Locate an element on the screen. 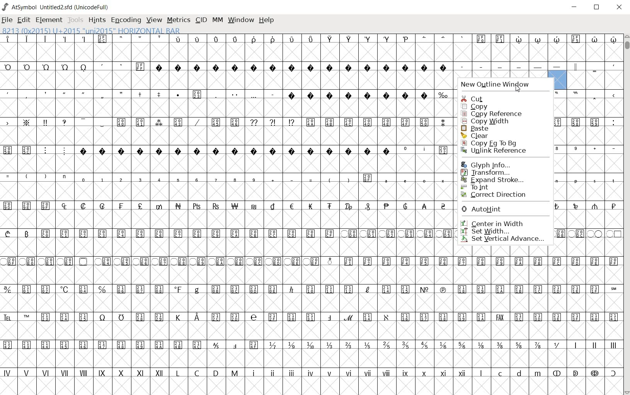 Image resolution: width=630 pixels, height=395 pixels. MINIMIZE is located at coordinates (576, 7).